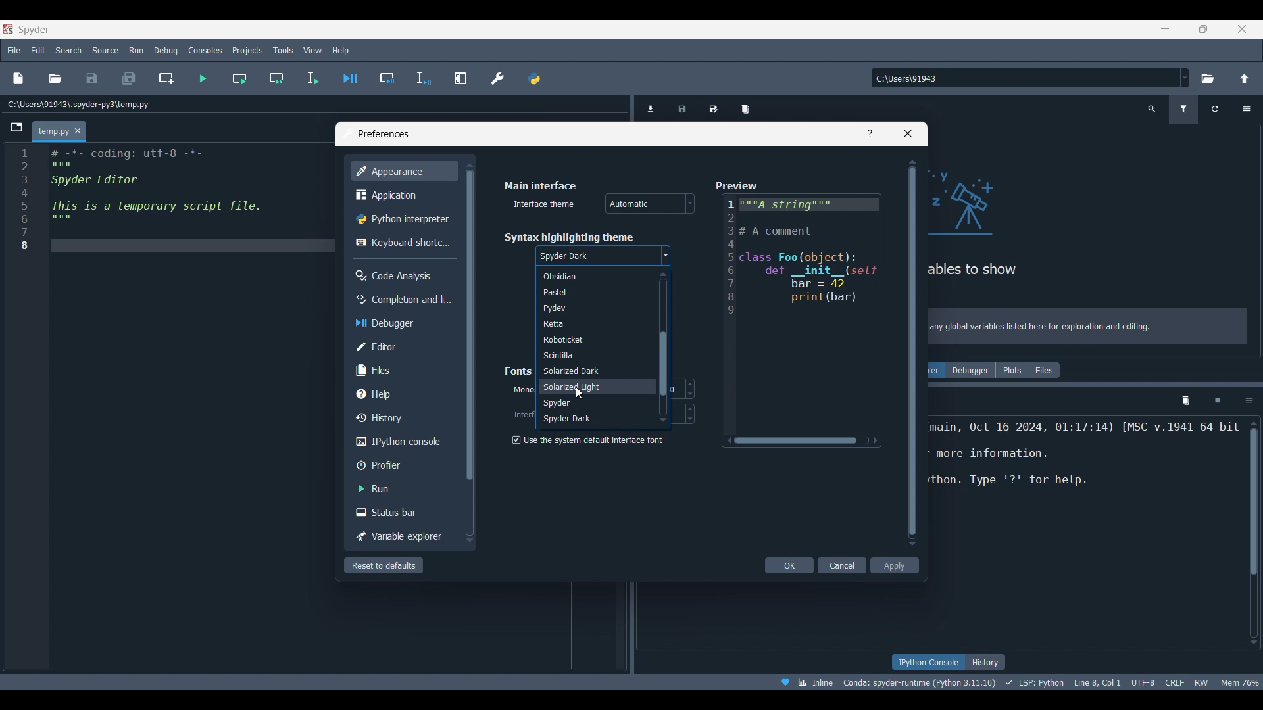  What do you see at coordinates (917, 682) in the screenshot?
I see `interpreter` at bounding box center [917, 682].